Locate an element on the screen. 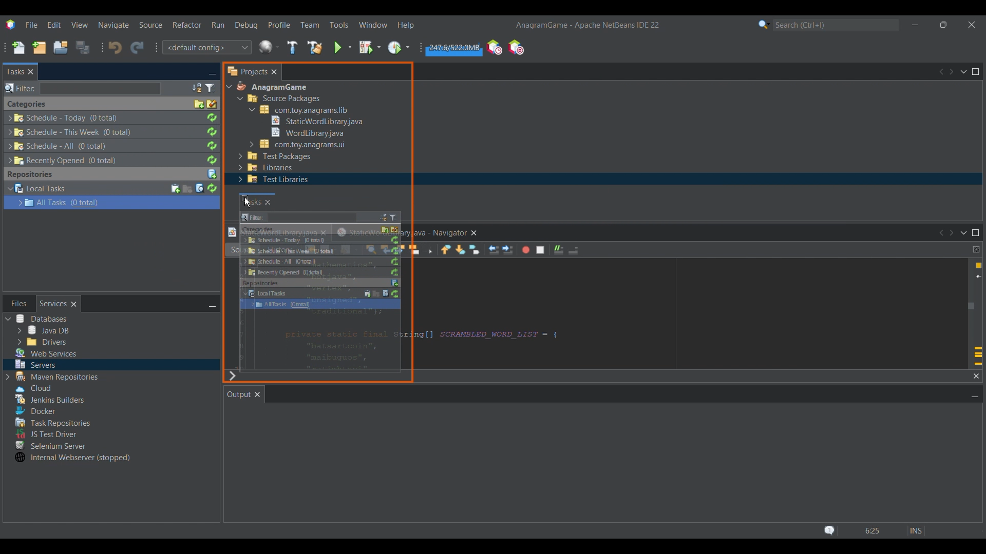 This screenshot has height=554, width=986. cursor is located at coordinates (247, 203).